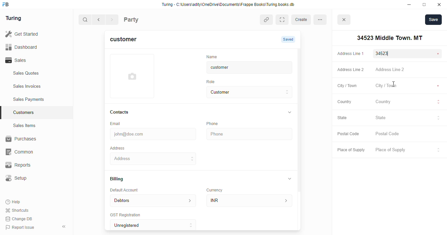 The height and width of the screenshot is (235, 447). Describe the element at coordinates (213, 81) in the screenshot. I see `Role` at that location.